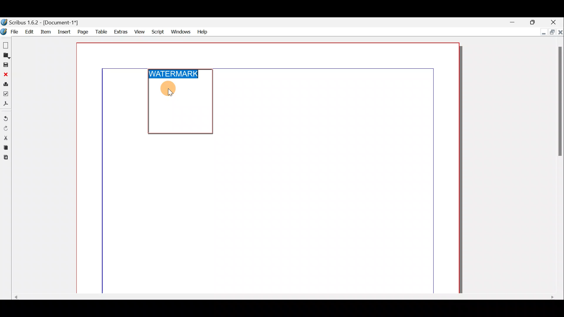  Describe the element at coordinates (158, 31) in the screenshot. I see `Script` at that location.